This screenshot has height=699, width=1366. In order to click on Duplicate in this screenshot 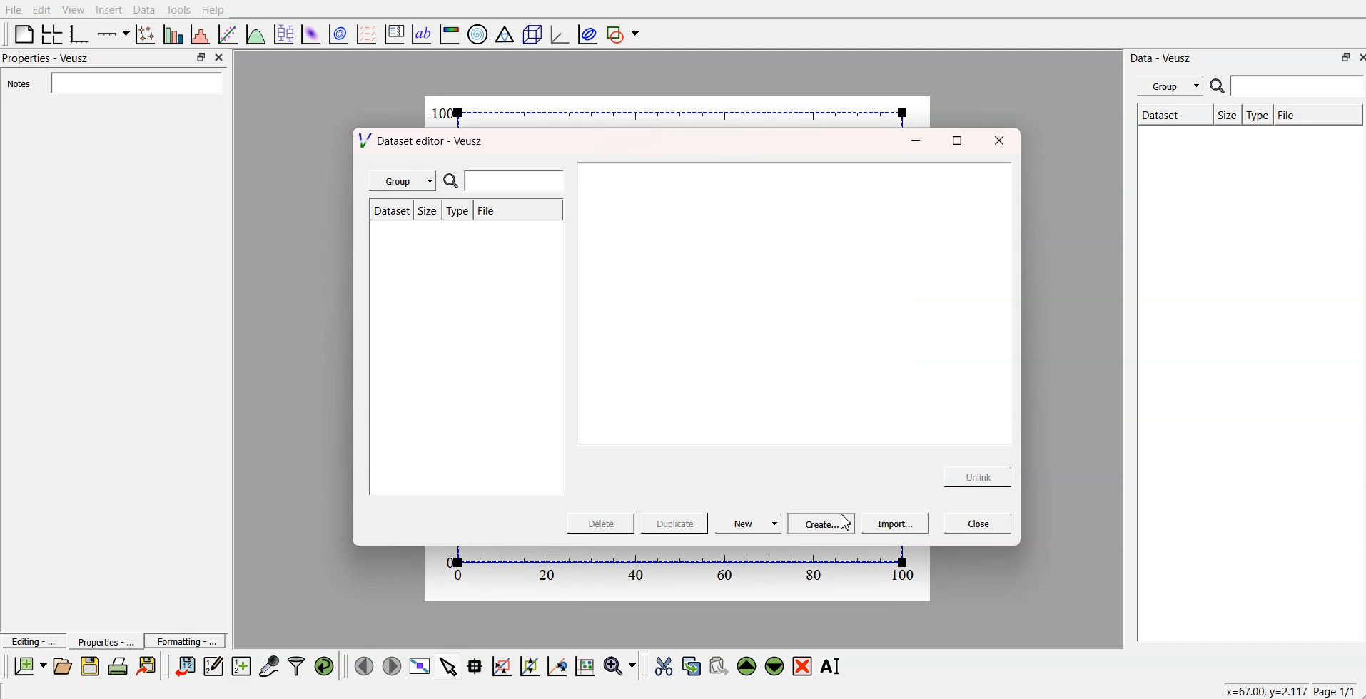, I will do `click(674, 524)`.